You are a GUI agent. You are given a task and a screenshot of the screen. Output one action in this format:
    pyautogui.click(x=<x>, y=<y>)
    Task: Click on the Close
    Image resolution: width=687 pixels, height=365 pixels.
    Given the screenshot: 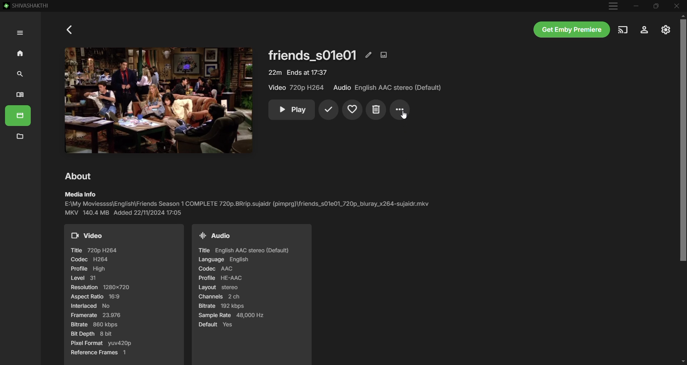 What is the action you would take?
    pyautogui.click(x=677, y=6)
    